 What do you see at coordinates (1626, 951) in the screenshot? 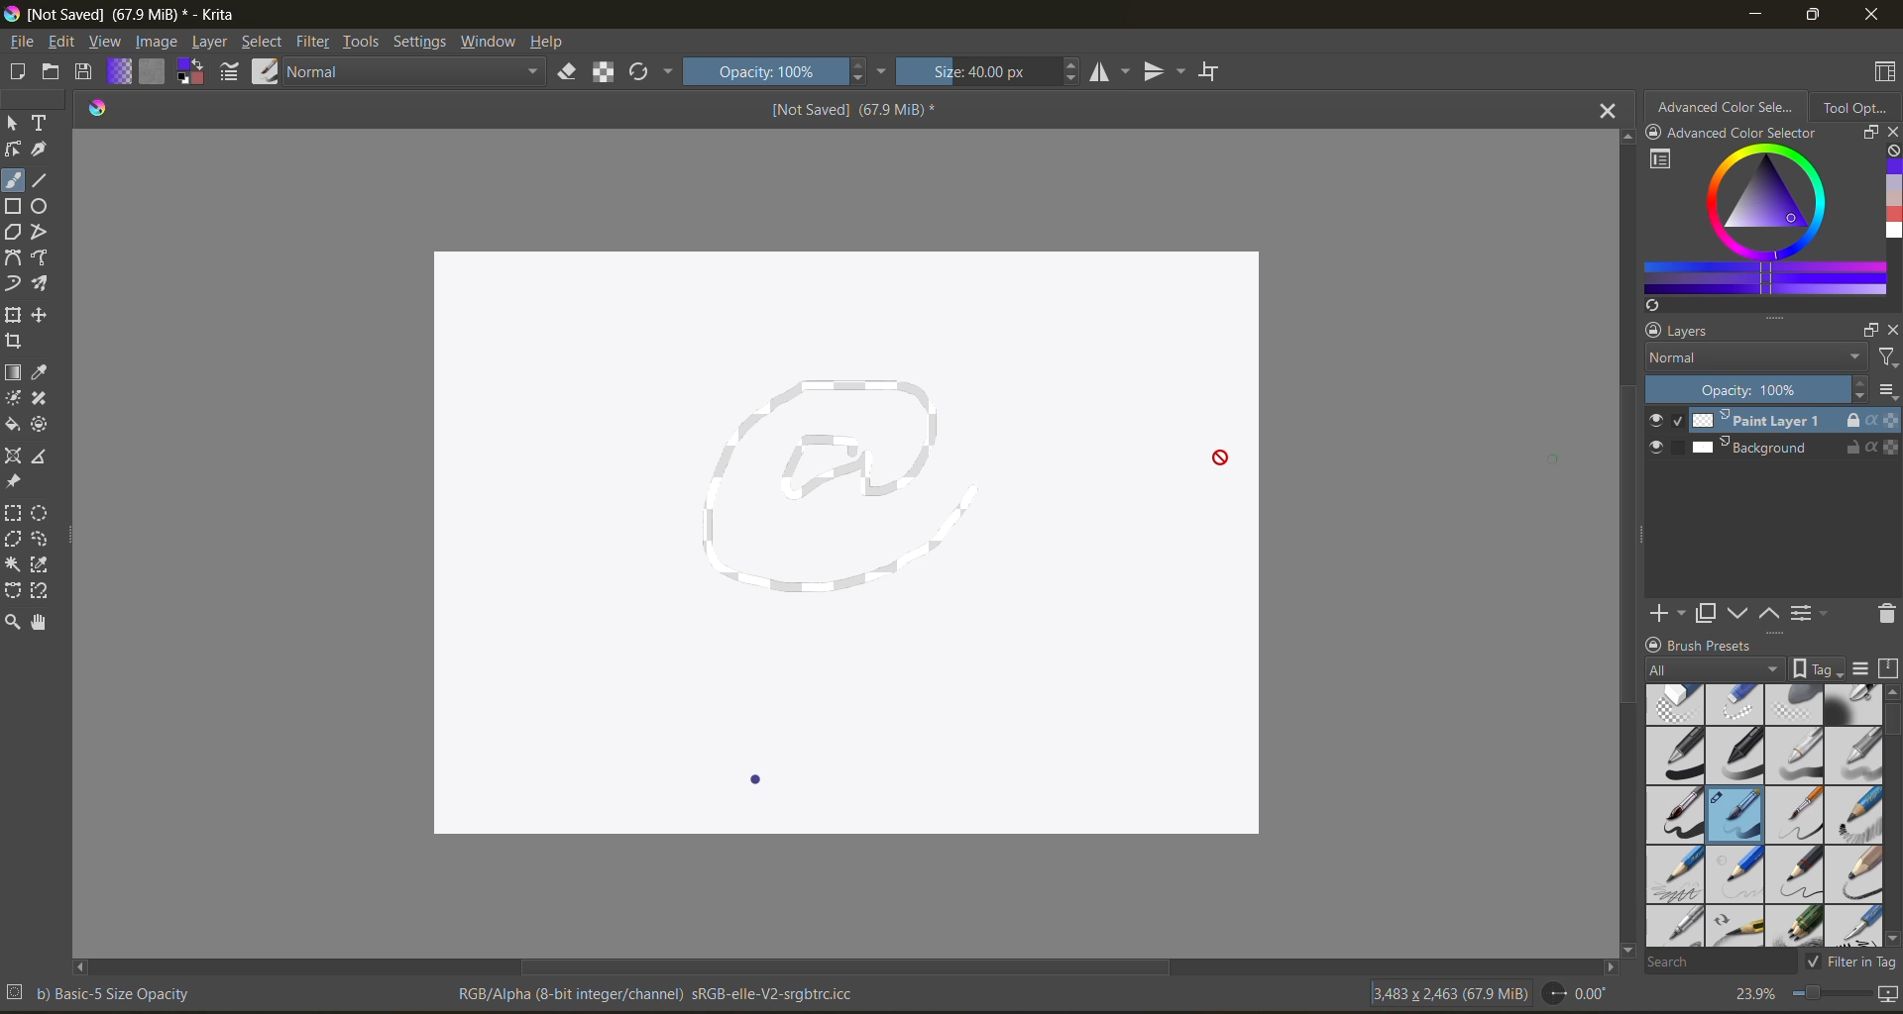
I see `scroll down` at bounding box center [1626, 951].